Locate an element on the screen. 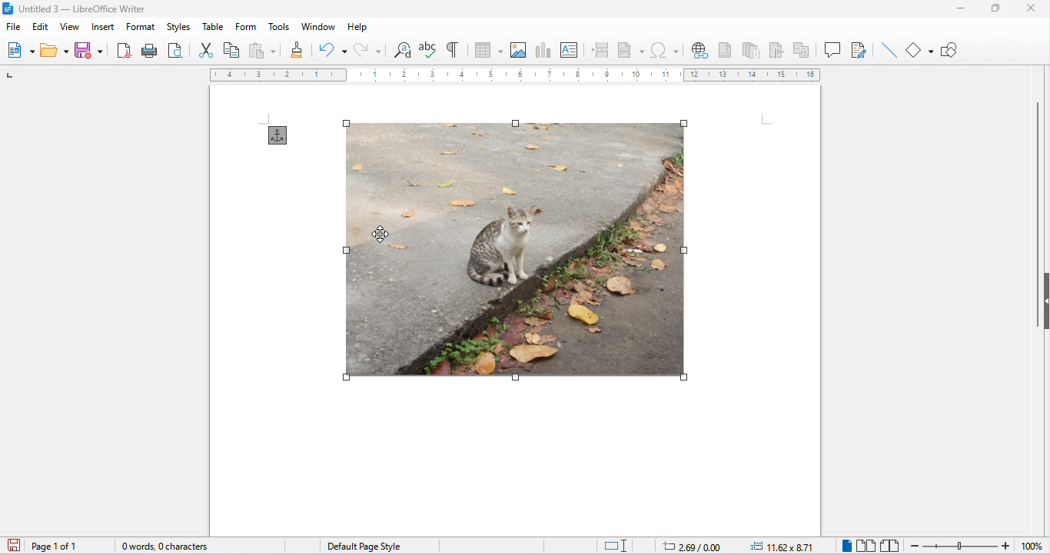 The image size is (1050, 555). format is located at coordinates (141, 27).